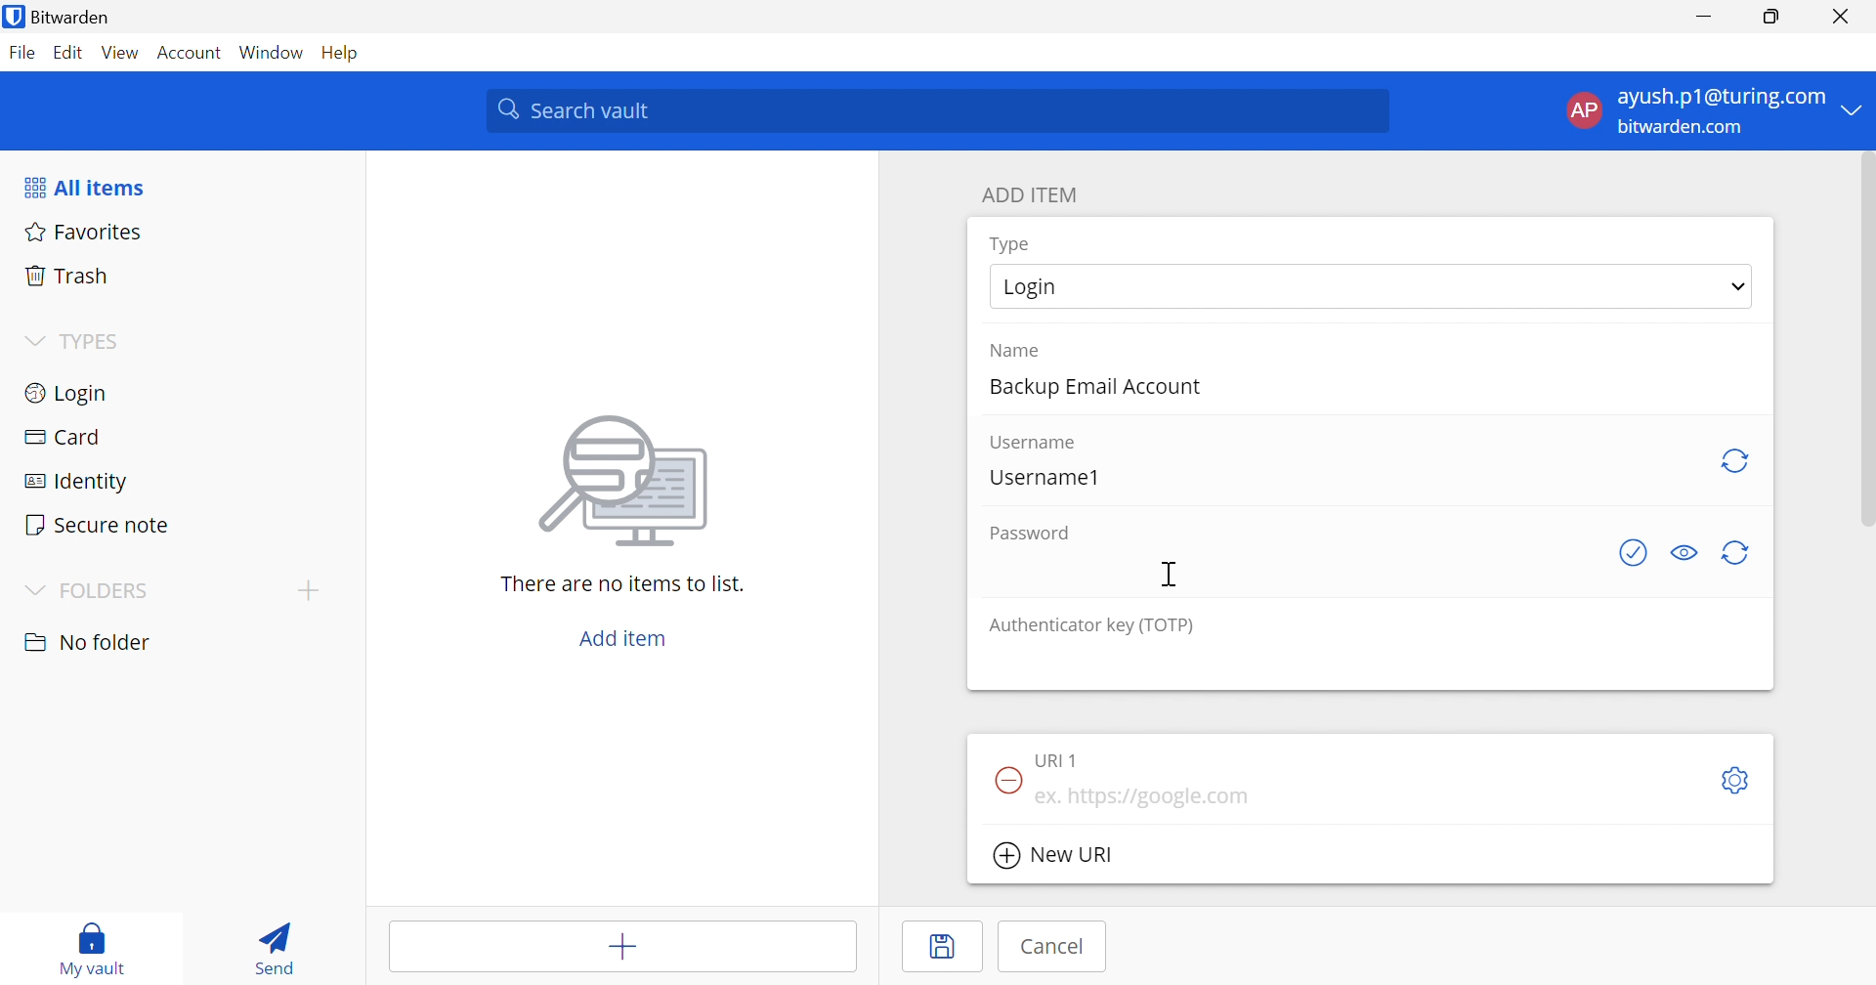 The image size is (1876, 985). Describe the element at coordinates (1053, 856) in the screenshot. I see `New URl` at that location.